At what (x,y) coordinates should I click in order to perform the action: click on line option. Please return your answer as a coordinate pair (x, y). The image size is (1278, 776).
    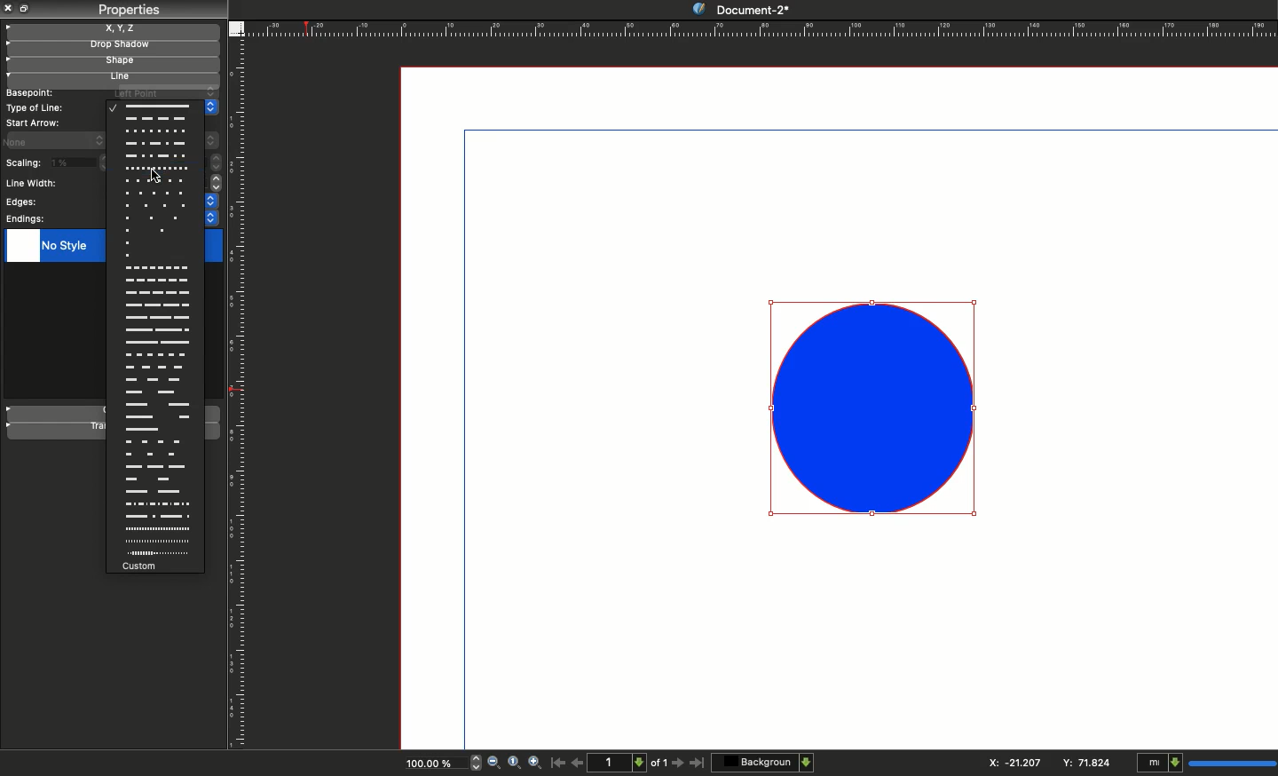
    Looking at the image, I should click on (154, 430).